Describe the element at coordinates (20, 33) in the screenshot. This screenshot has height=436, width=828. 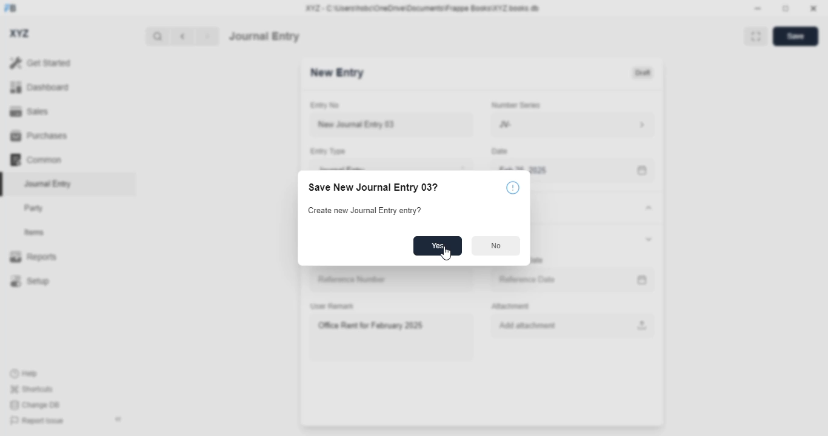
I see `XYZ` at that location.